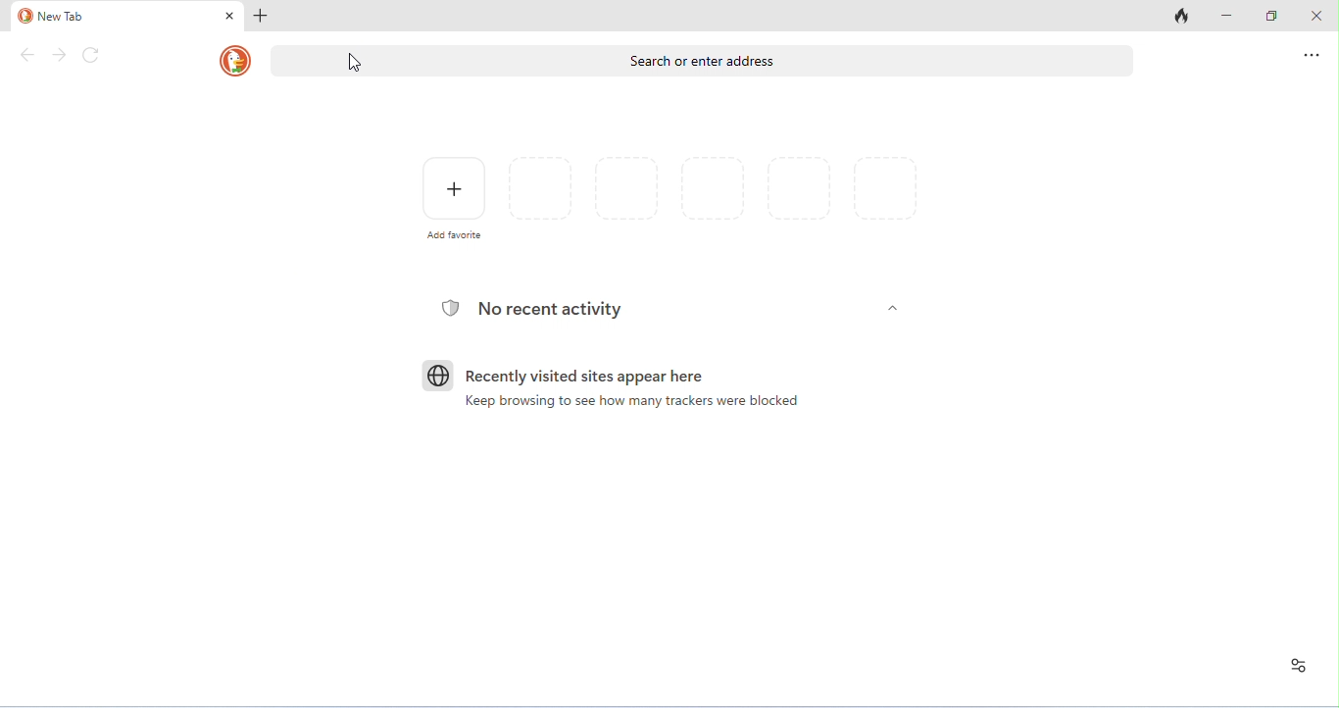 The height and width of the screenshot is (708, 1339). I want to click on recently visited sites appear here, so click(558, 372).